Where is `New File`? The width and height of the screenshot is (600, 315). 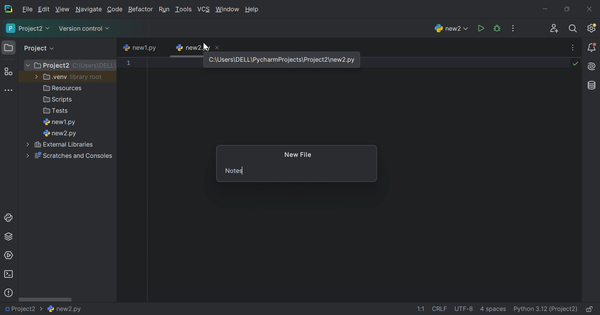 New File is located at coordinates (299, 155).